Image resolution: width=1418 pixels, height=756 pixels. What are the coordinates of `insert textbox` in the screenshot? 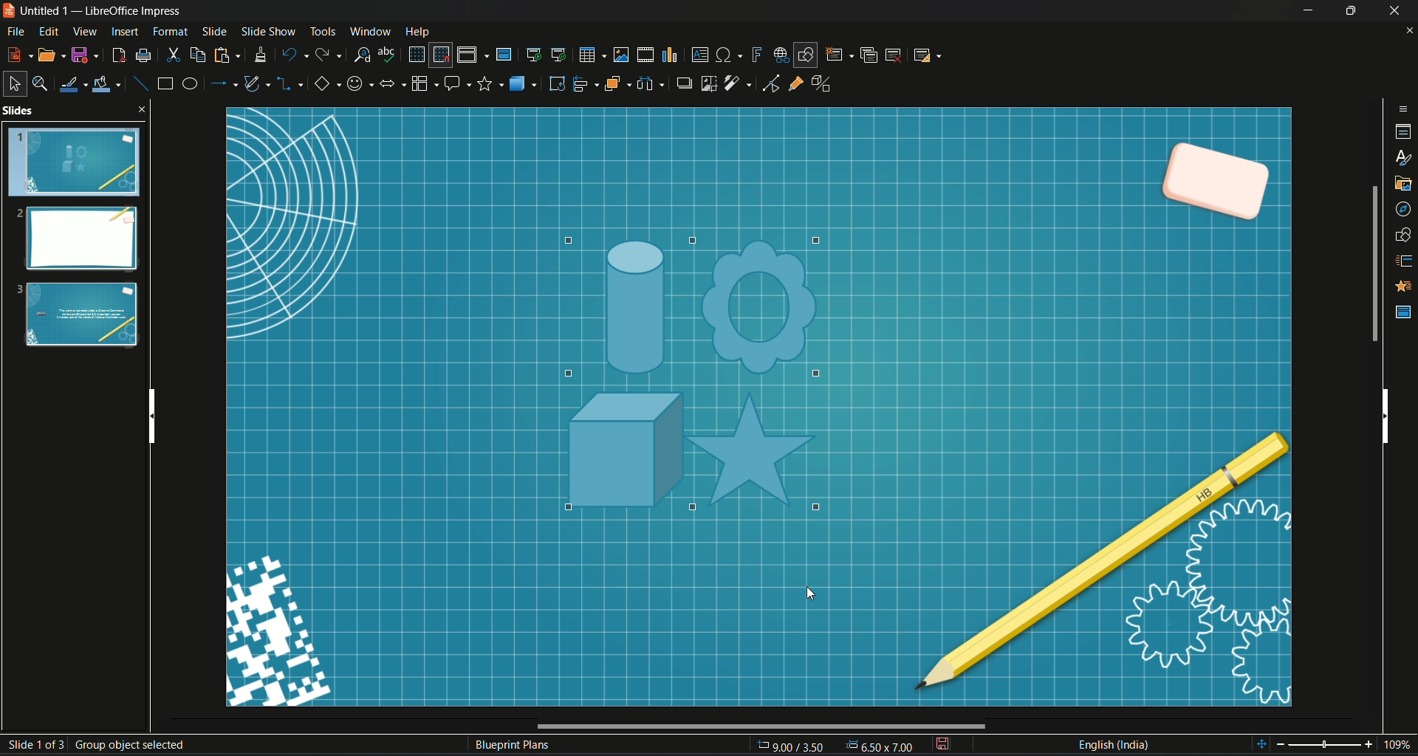 It's located at (699, 53).